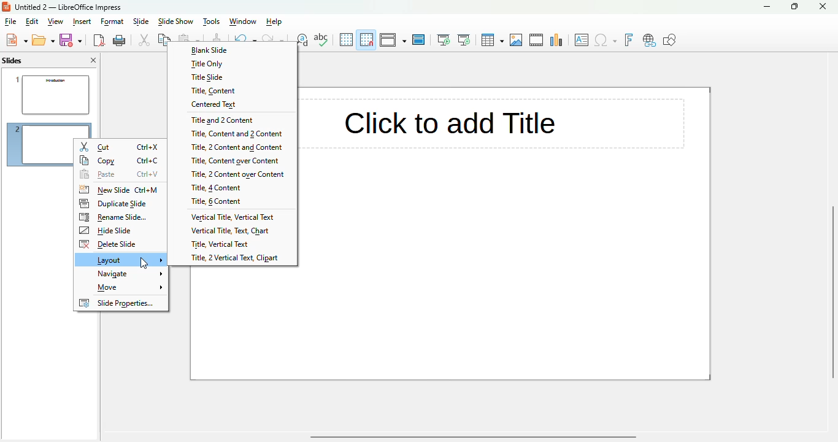 This screenshot has height=442, width=838. What do you see at coordinates (242, 21) in the screenshot?
I see `window` at bounding box center [242, 21].